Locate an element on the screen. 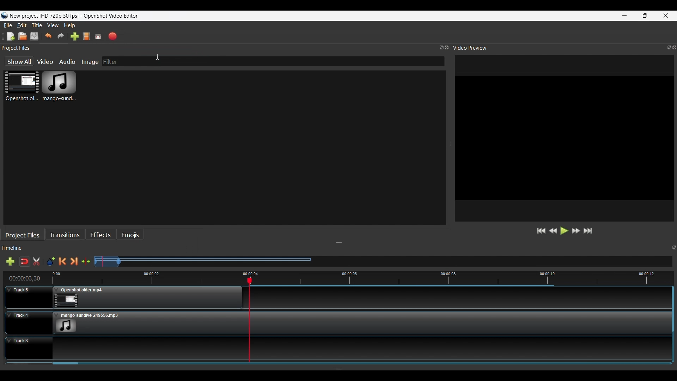 This screenshot has height=381, width=677. Enable Razor is located at coordinates (38, 262).